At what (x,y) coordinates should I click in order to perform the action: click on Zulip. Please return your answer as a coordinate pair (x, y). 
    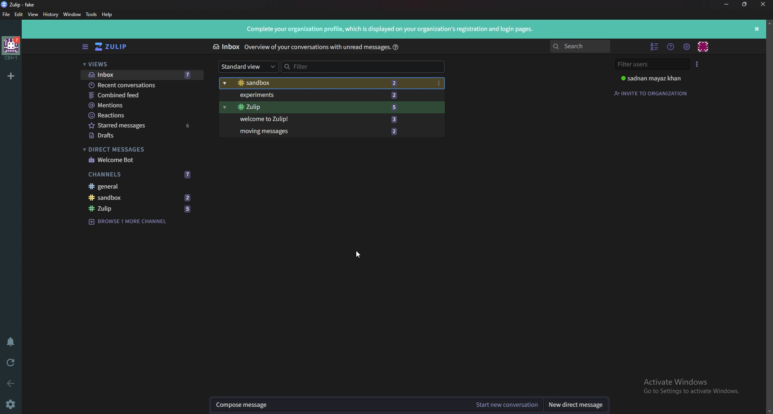
    Looking at the image, I should click on (317, 107).